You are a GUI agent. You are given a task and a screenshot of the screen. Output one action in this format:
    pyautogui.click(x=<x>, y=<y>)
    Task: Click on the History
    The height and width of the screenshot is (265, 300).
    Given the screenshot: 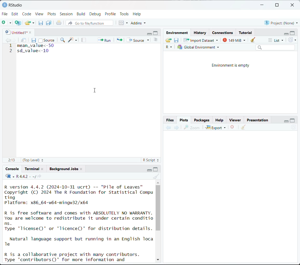 What is the action you would take?
    pyautogui.click(x=200, y=33)
    